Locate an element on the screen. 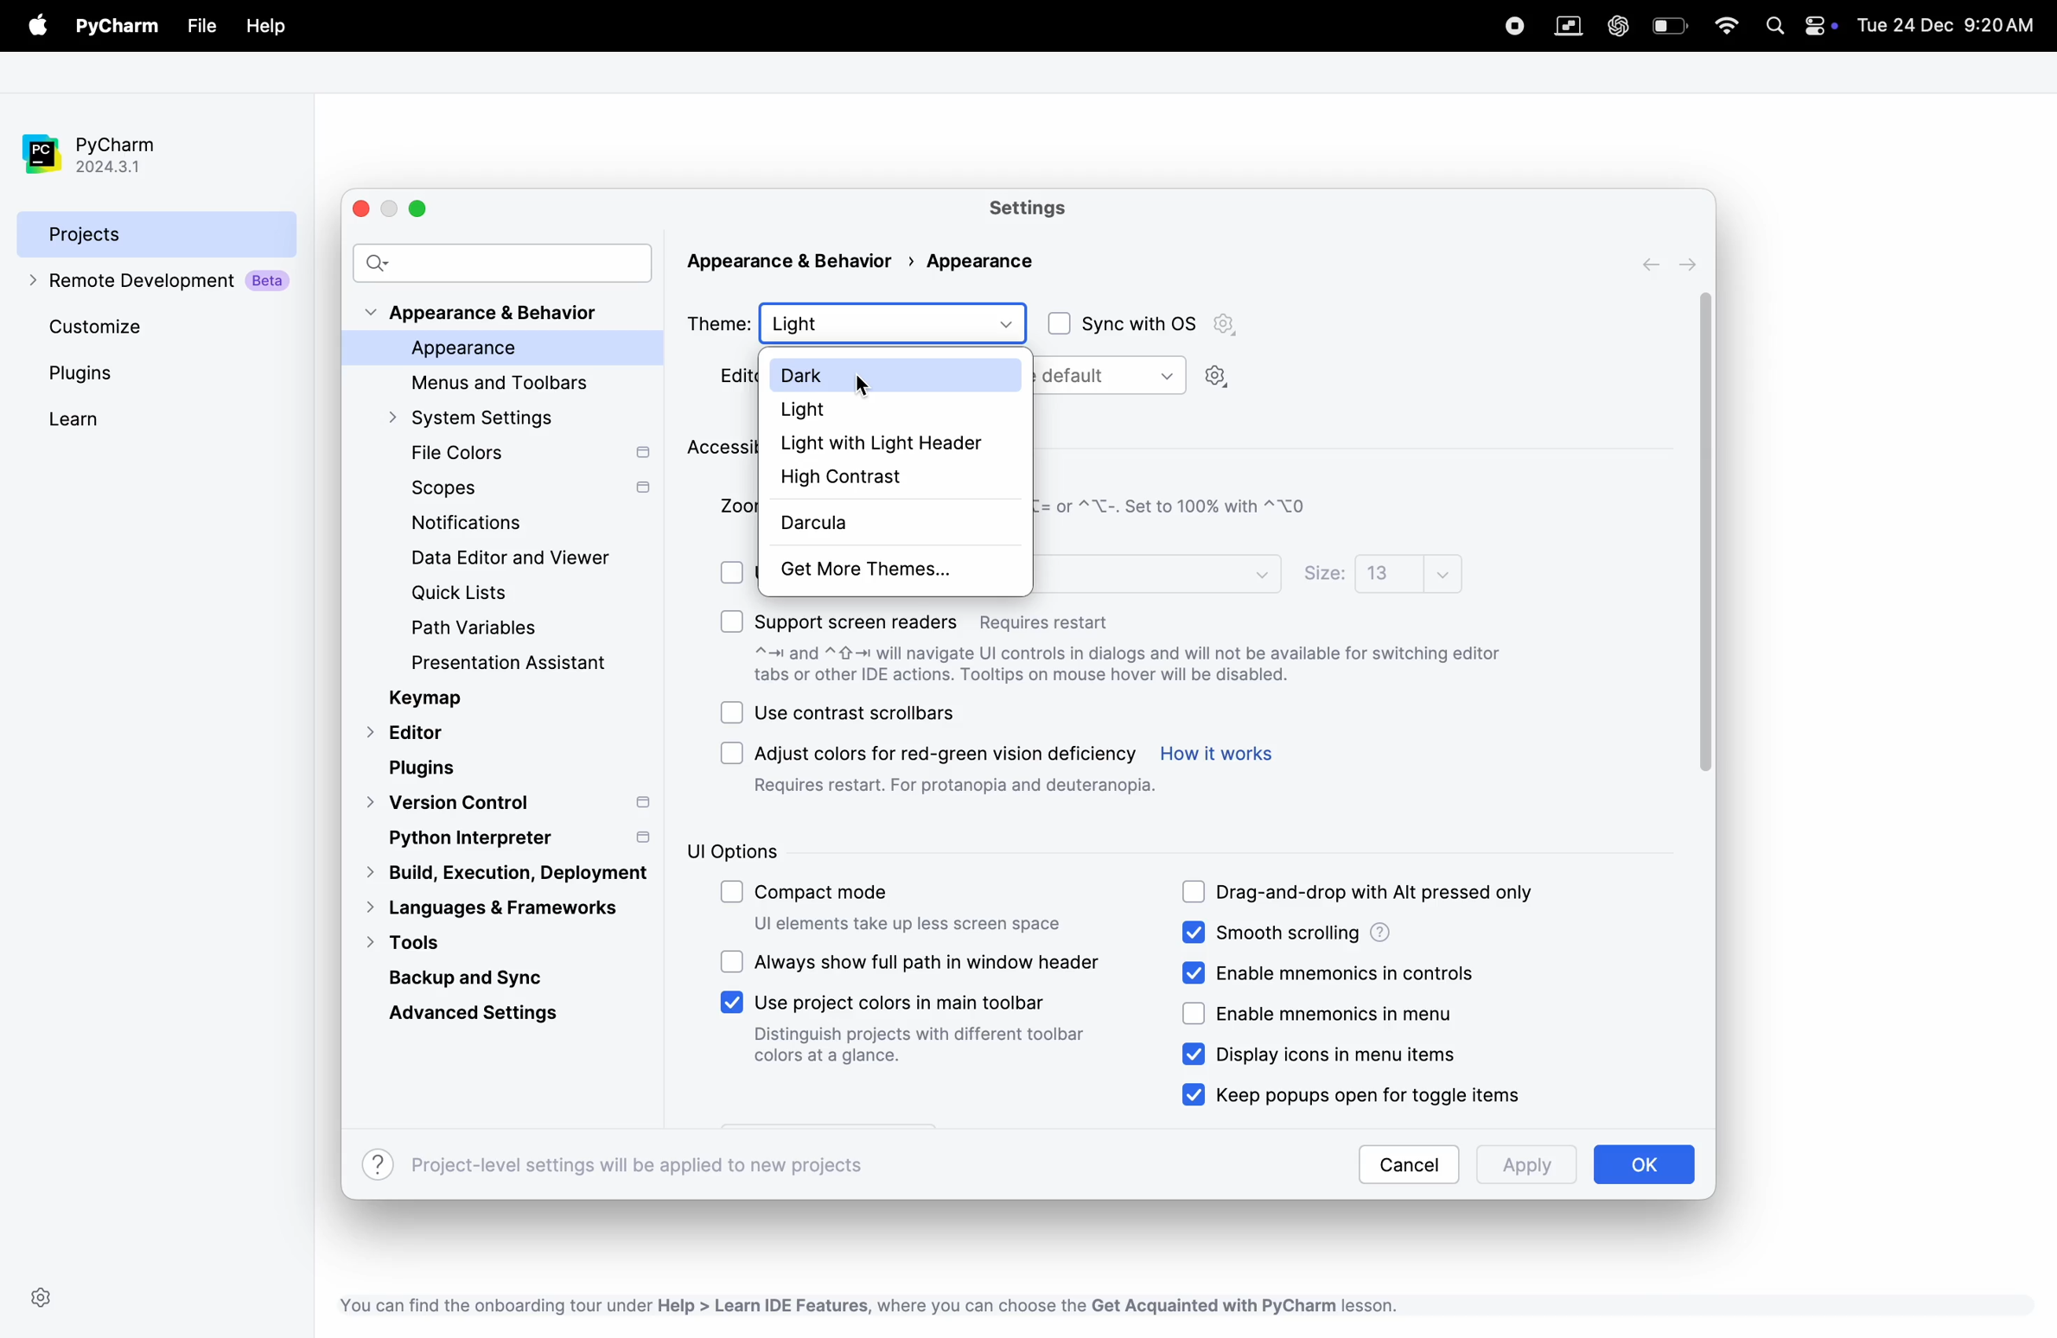 The image size is (2057, 1338). always show full path header is located at coordinates (931, 960).